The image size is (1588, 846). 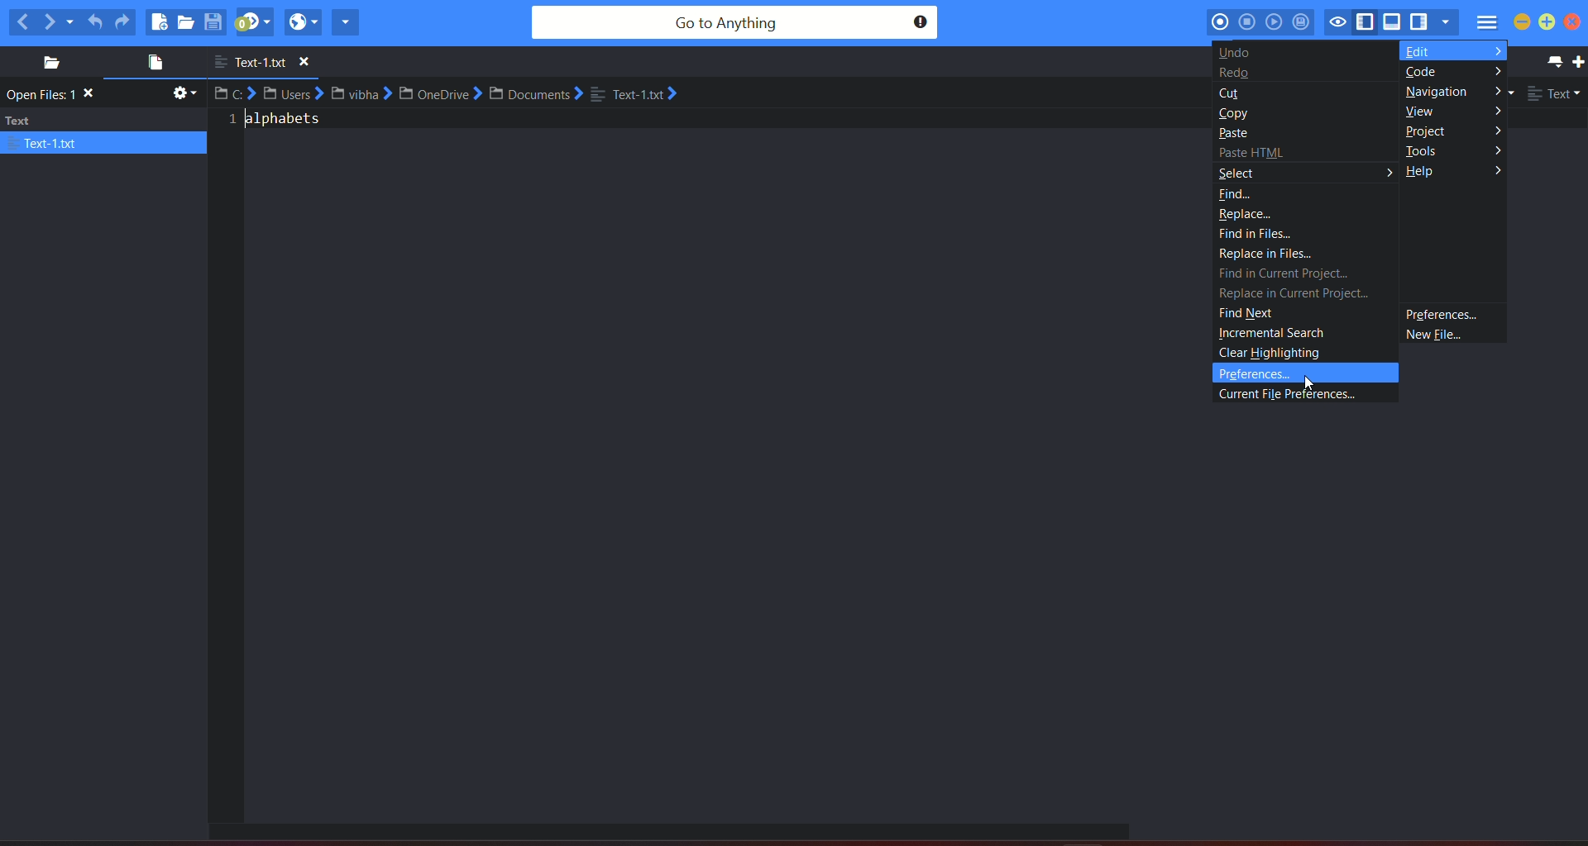 I want to click on undo, so click(x=1237, y=72).